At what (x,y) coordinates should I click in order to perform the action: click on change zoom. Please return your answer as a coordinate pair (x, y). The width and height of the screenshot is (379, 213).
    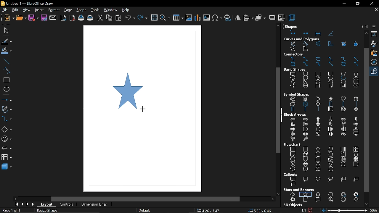
    Looking at the image, I should click on (345, 211).